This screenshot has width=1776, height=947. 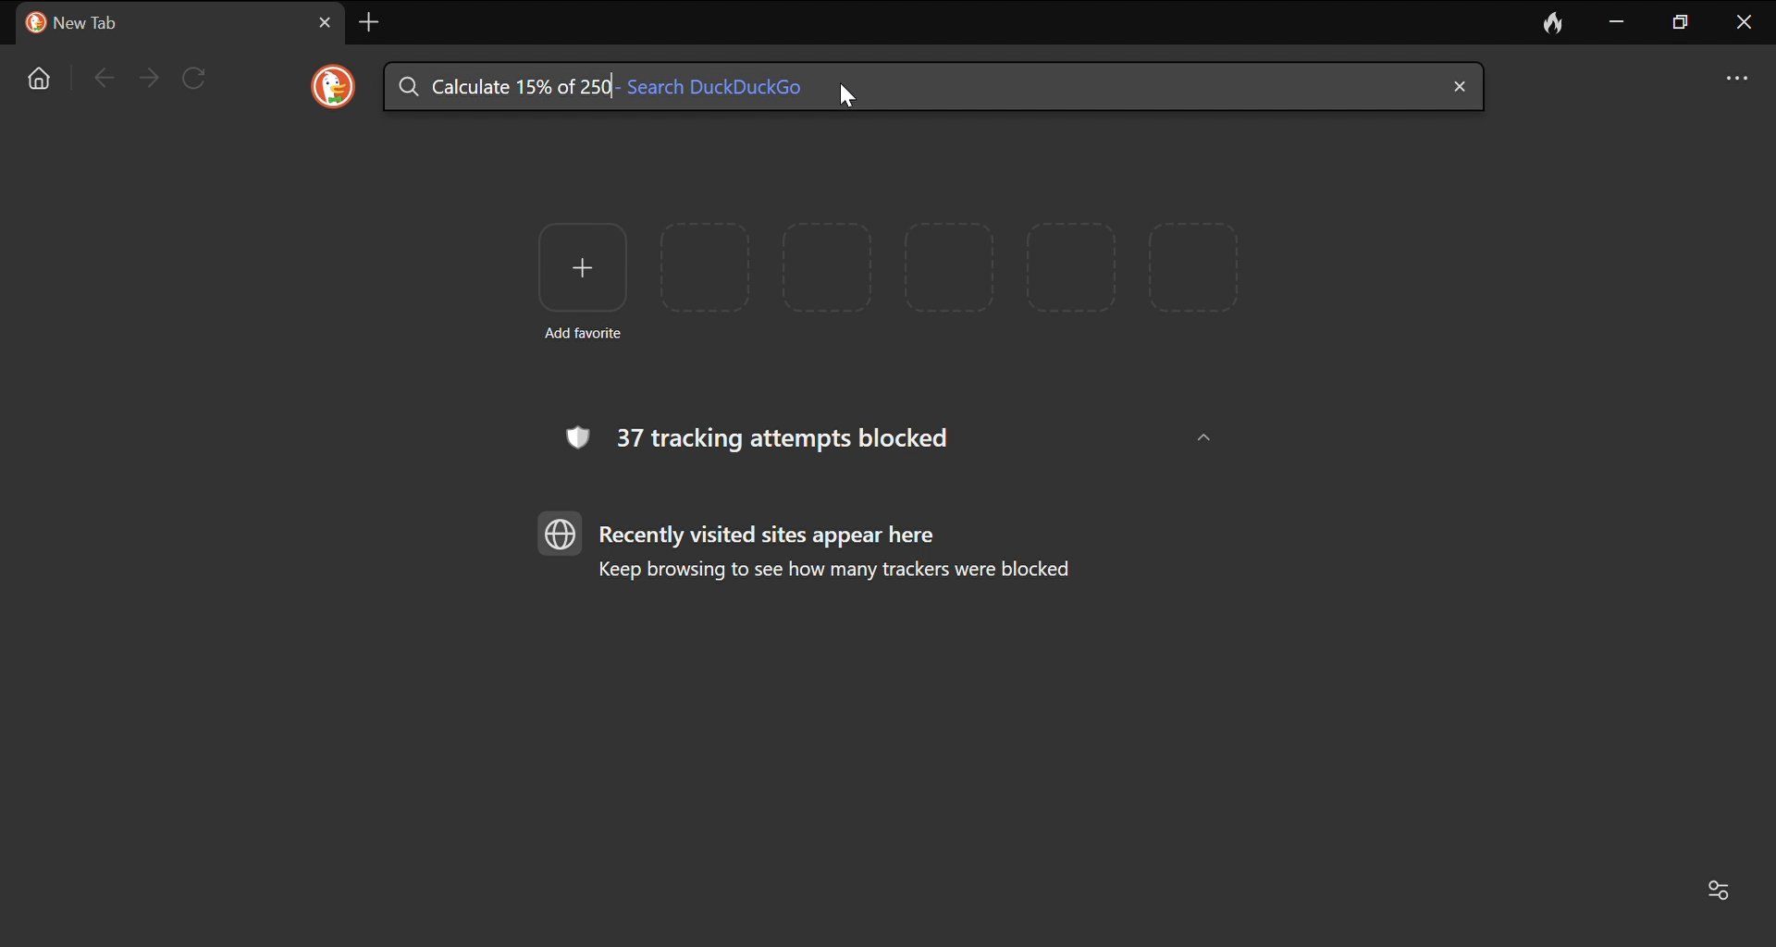 I want to click on close, so click(x=1745, y=24).